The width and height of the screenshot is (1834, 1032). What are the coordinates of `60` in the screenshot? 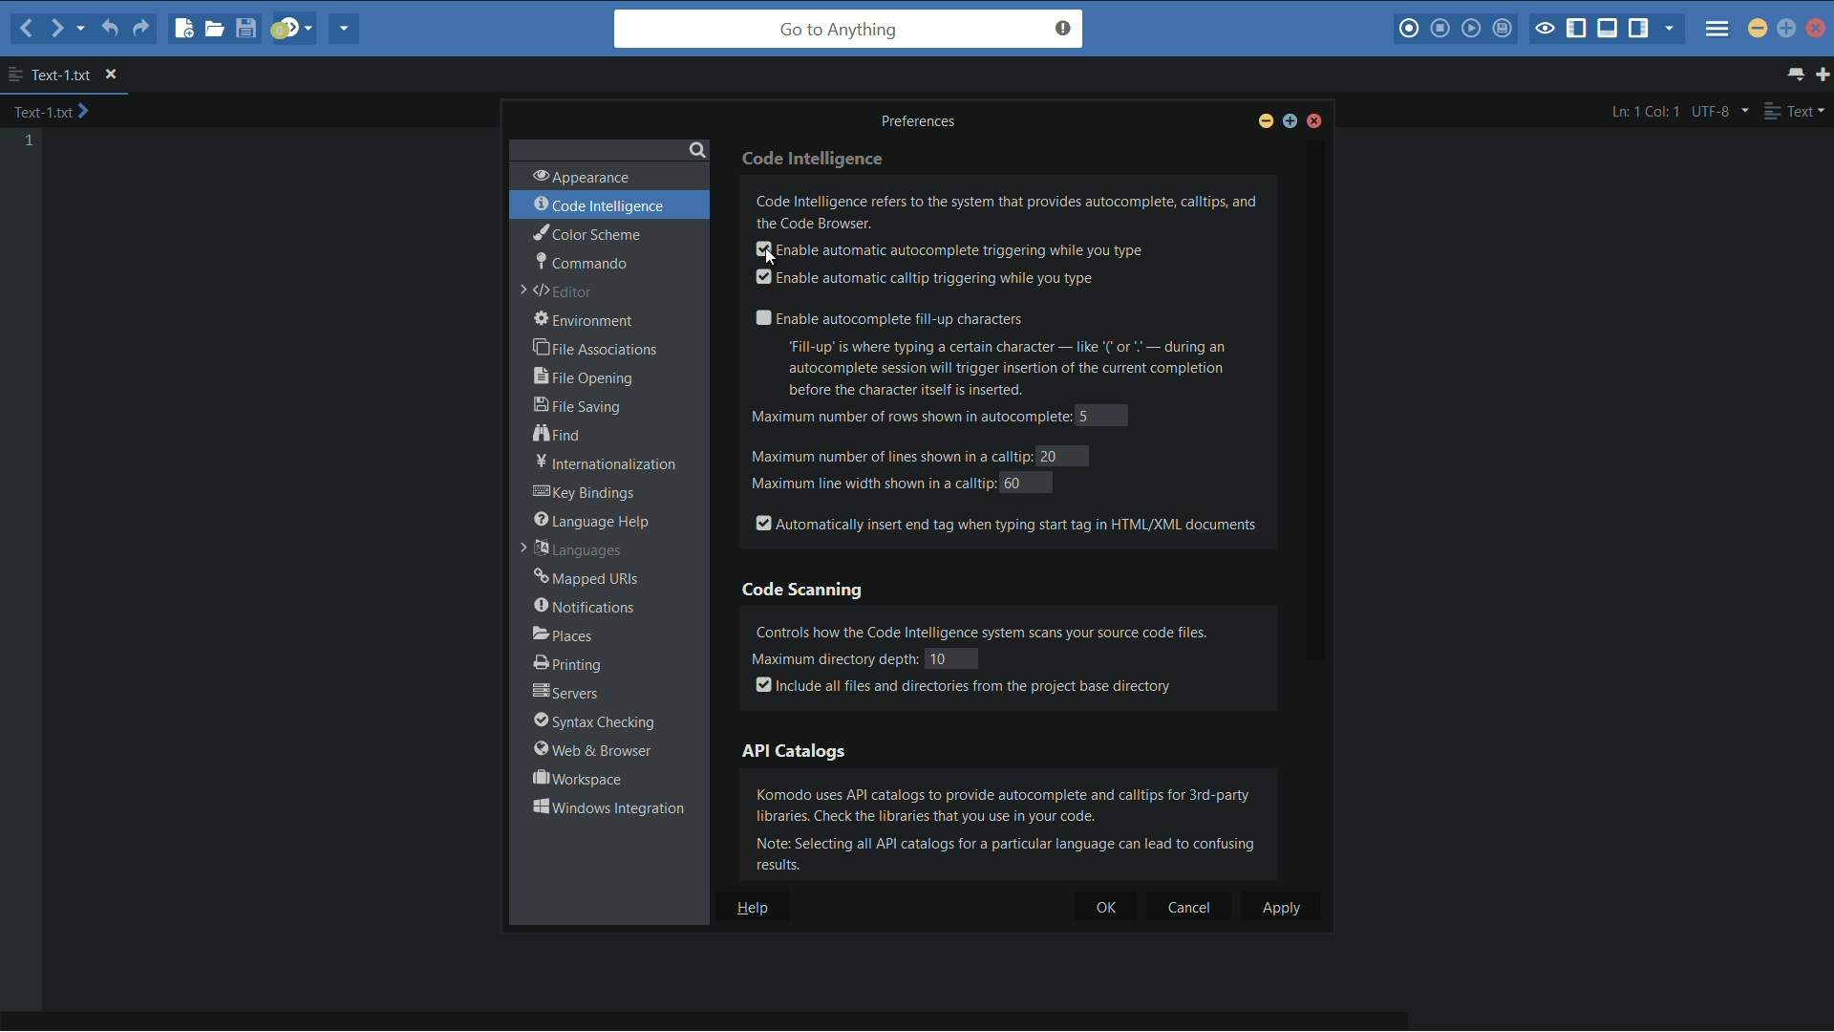 It's located at (1013, 482).